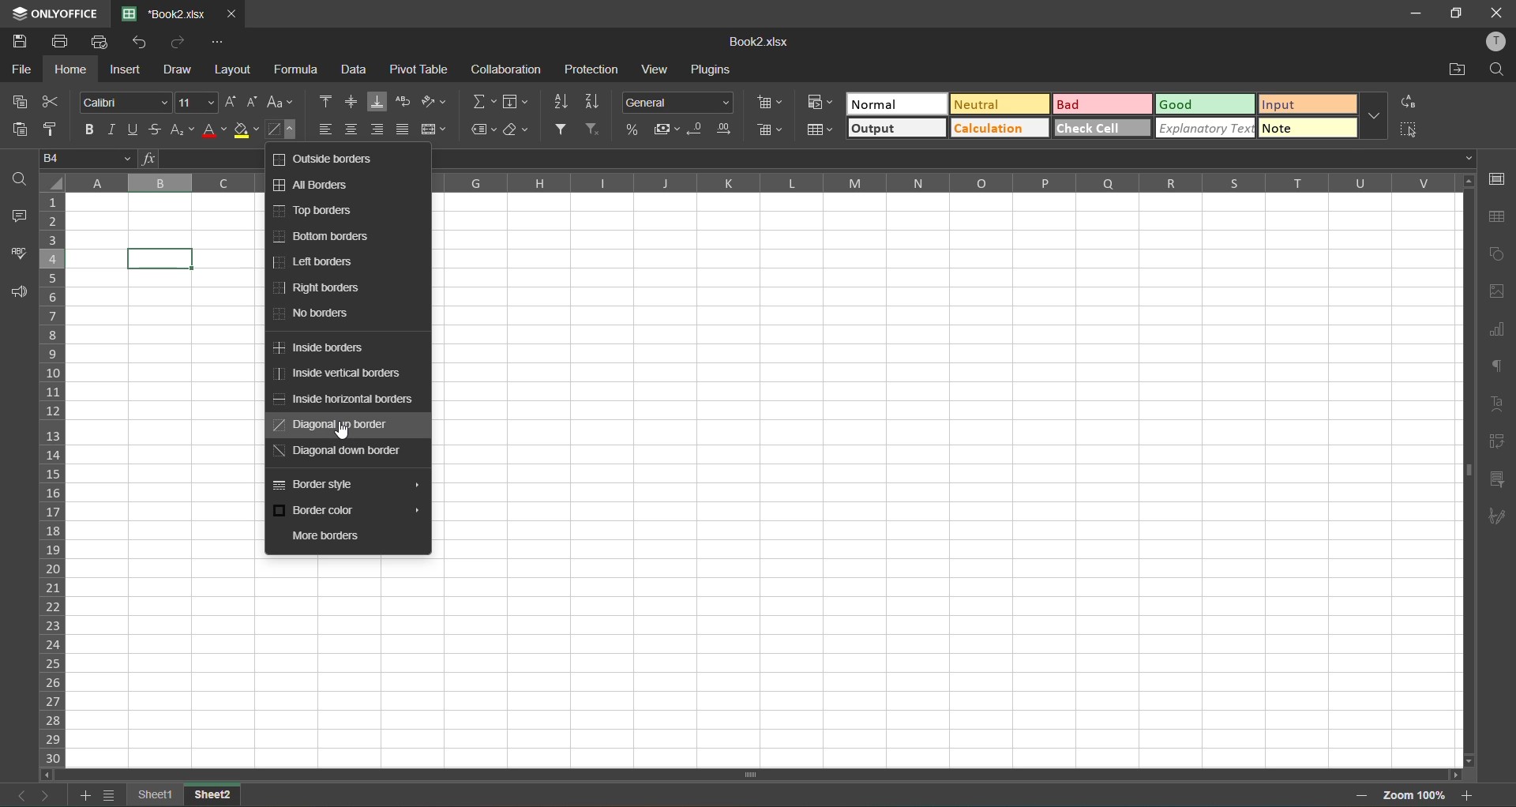 Image resolution: width=1516 pixels, height=807 pixels. Describe the element at coordinates (194, 103) in the screenshot. I see `font size` at that location.